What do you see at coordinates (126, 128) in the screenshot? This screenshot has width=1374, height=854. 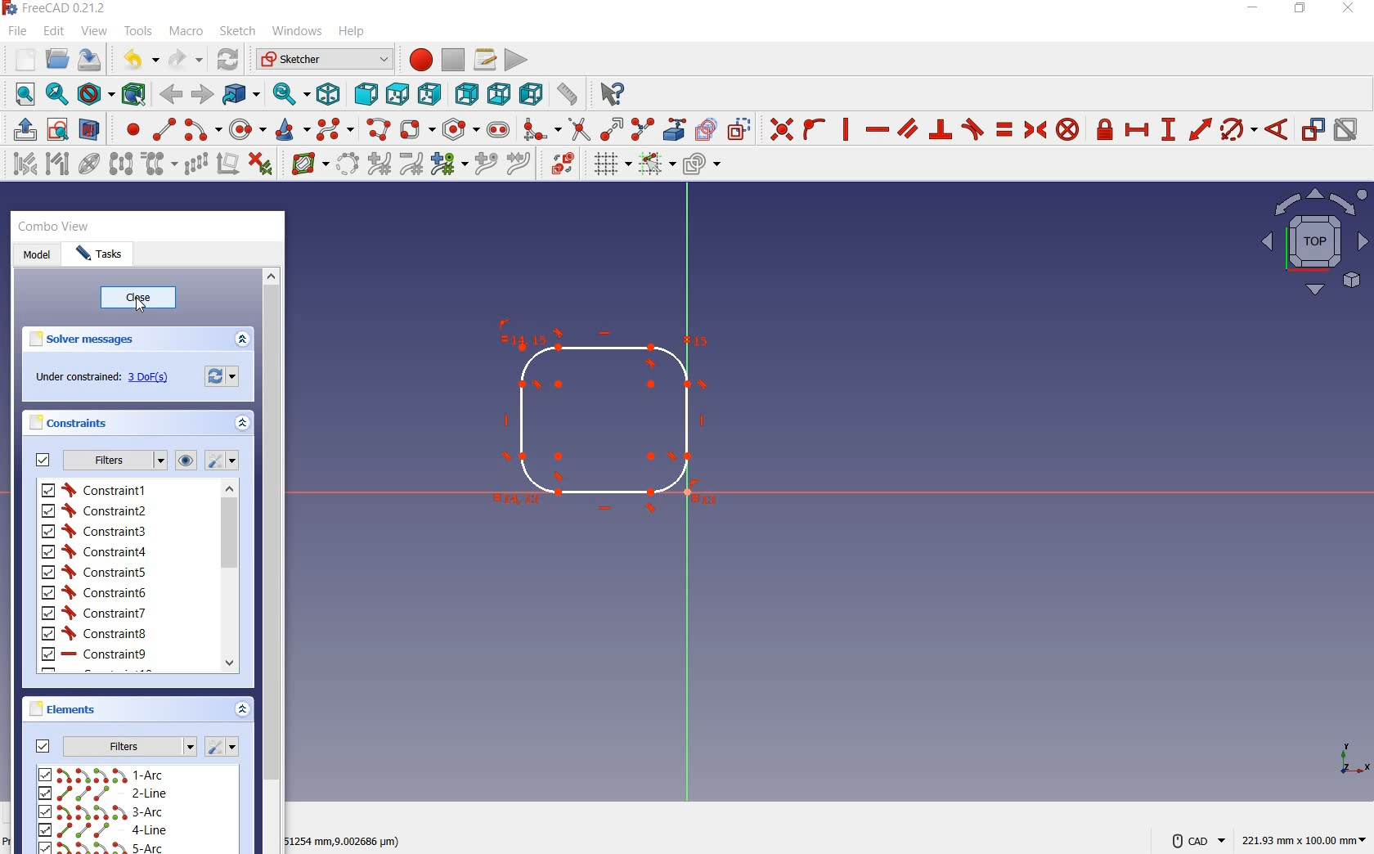 I see `create point` at bounding box center [126, 128].